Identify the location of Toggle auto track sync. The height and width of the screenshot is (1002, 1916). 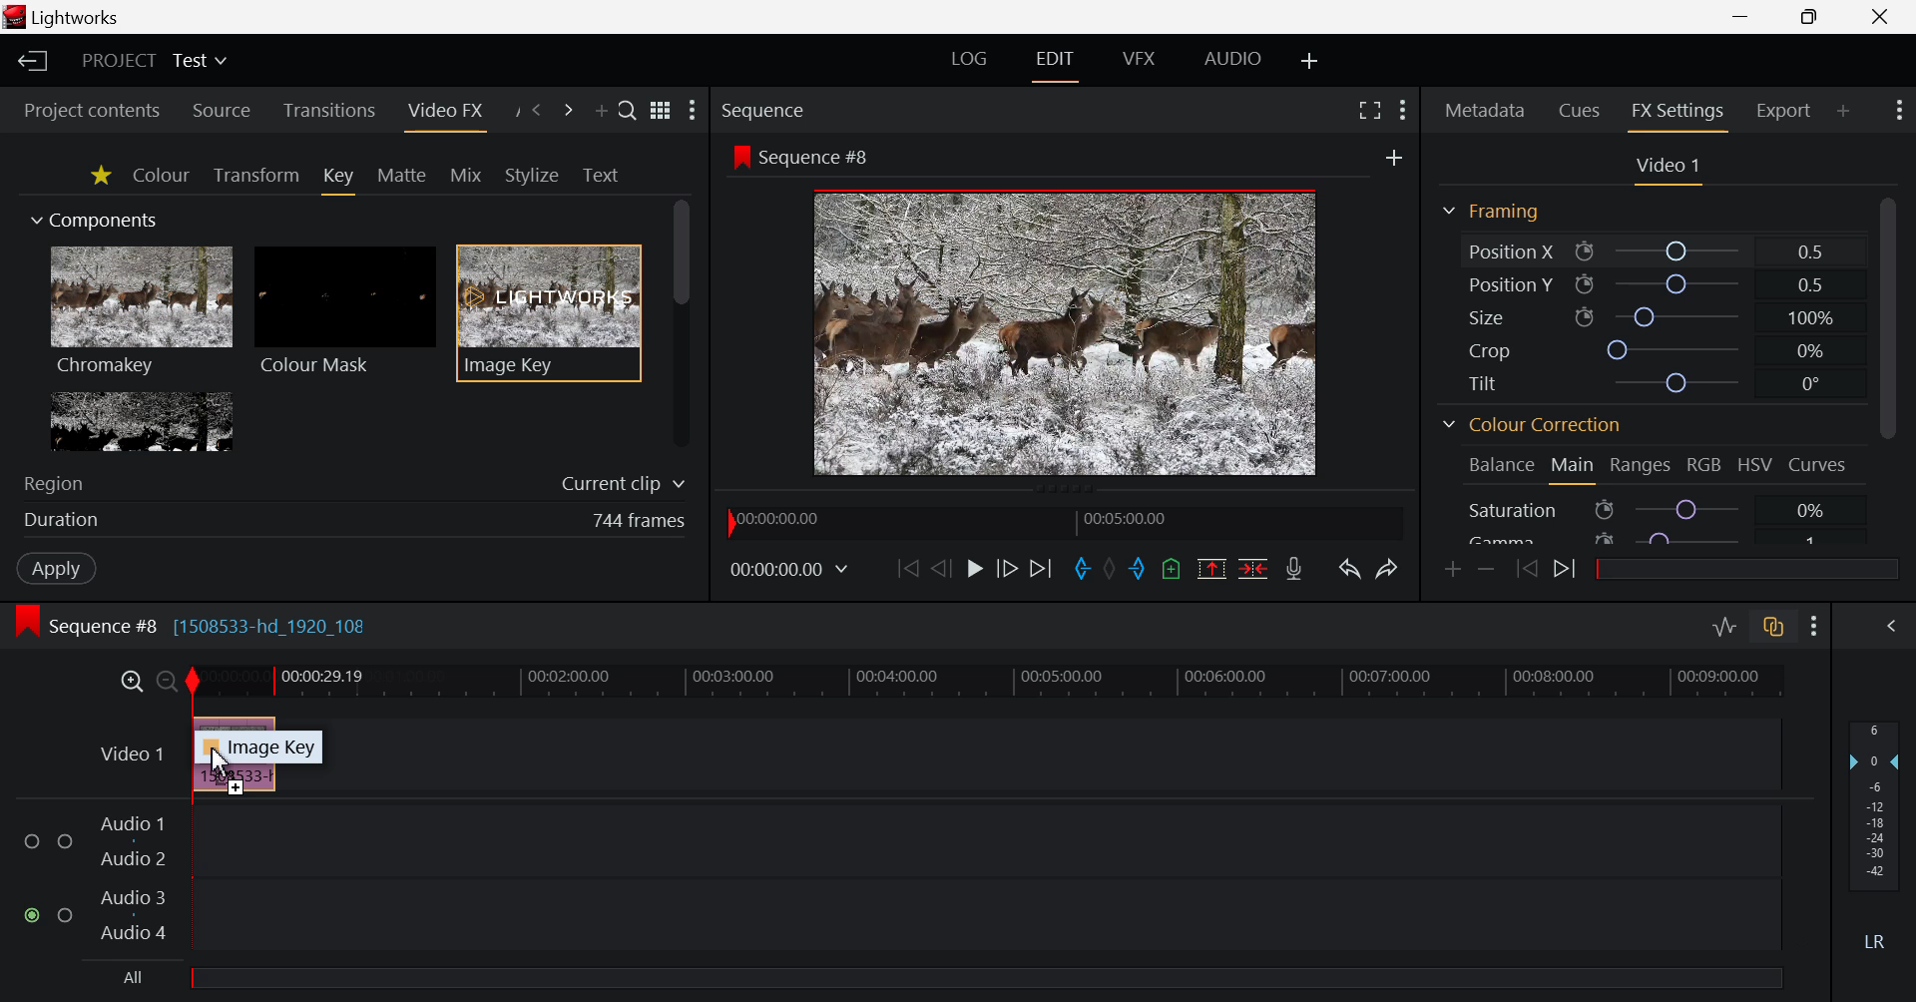
(1774, 629).